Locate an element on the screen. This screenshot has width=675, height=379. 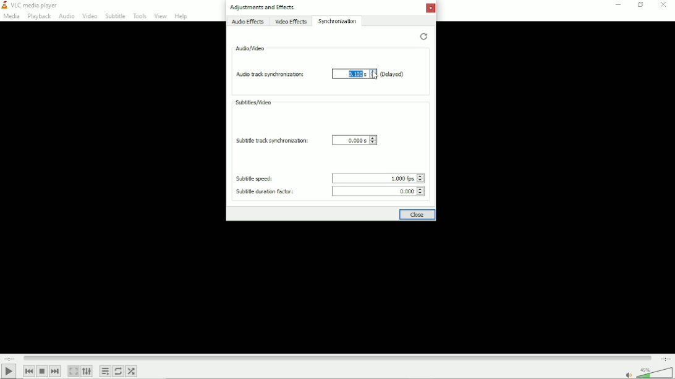
Media is located at coordinates (11, 17).